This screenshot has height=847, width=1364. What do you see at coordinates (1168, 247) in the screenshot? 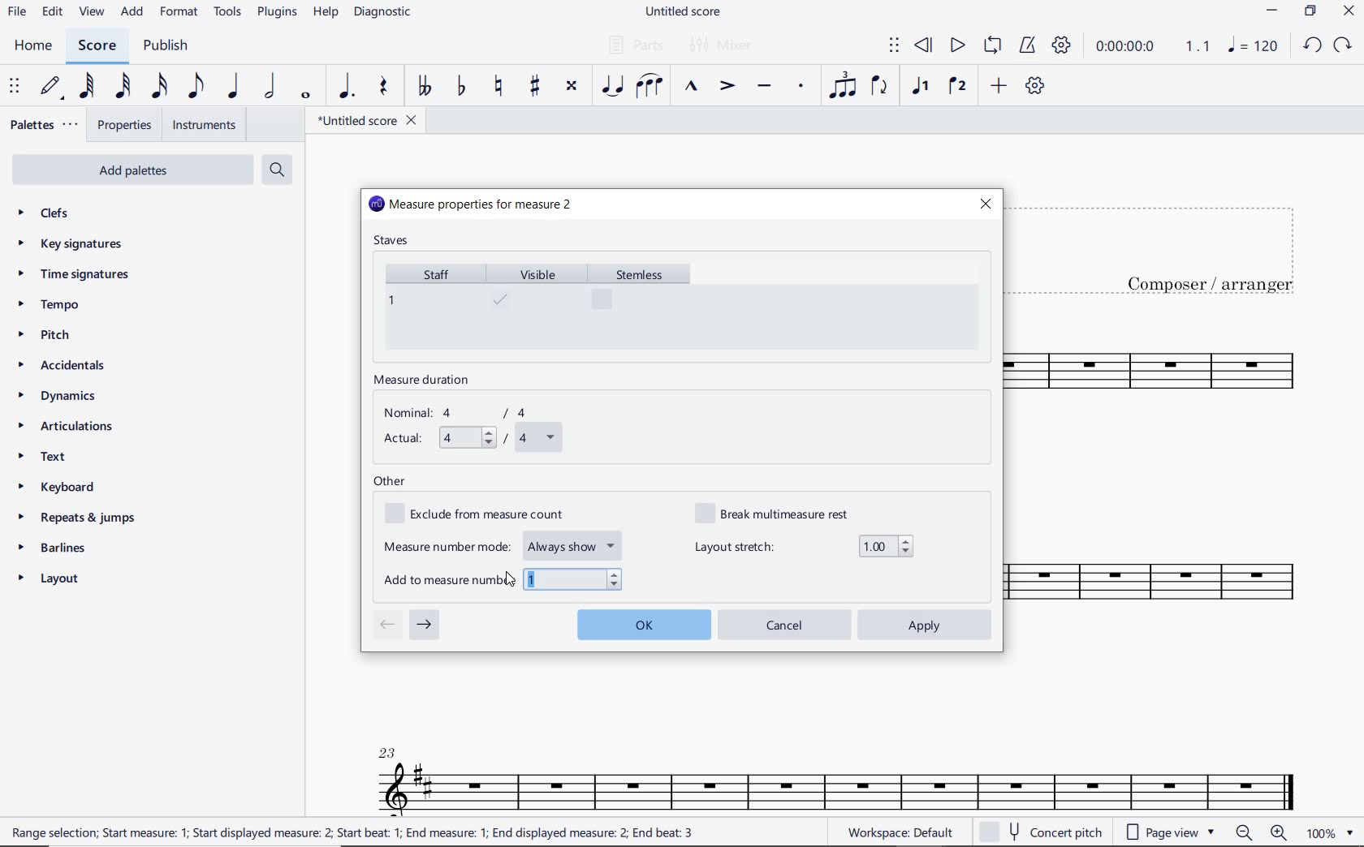
I see `title` at bounding box center [1168, 247].